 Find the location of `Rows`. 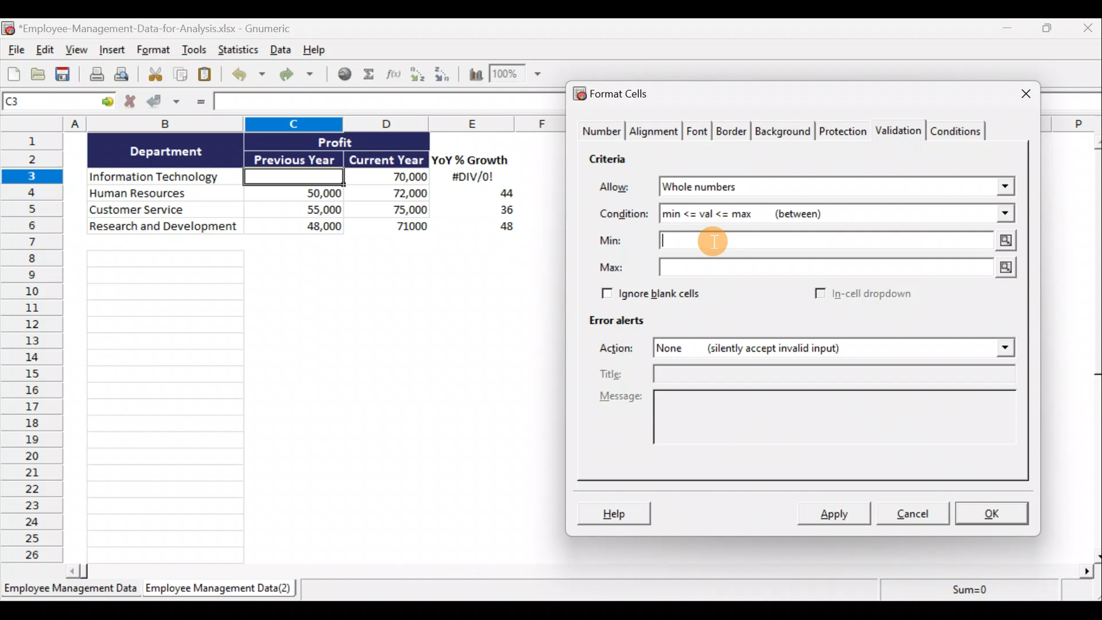

Rows is located at coordinates (36, 350).